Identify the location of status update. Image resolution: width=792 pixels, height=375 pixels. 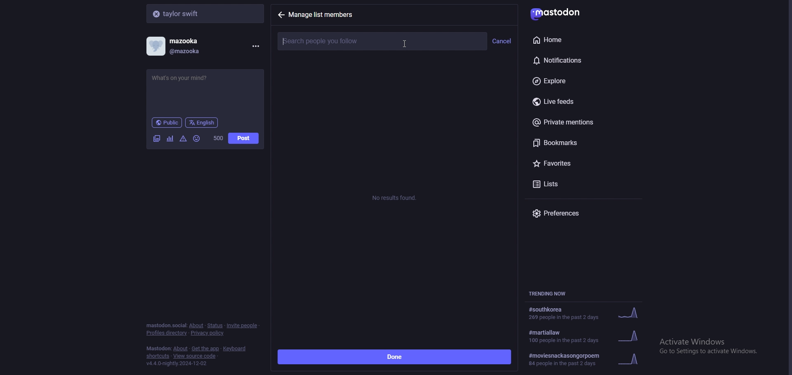
(187, 78).